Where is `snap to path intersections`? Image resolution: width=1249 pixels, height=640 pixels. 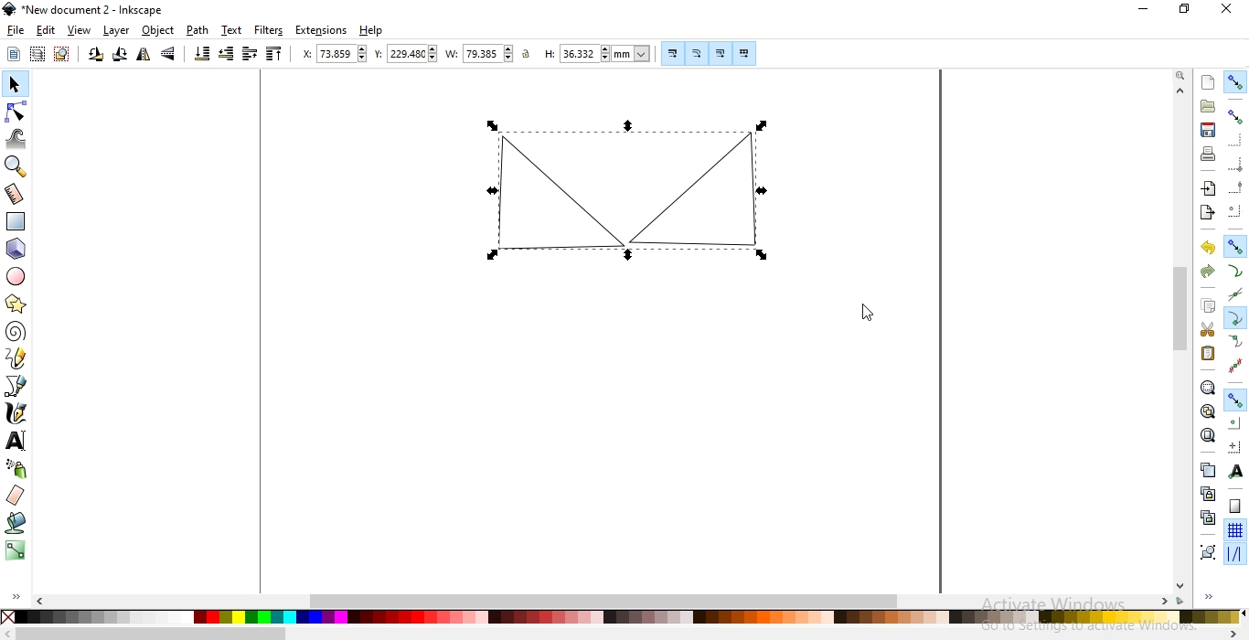 snap to path intersections is located at coordinates (1234, 292).